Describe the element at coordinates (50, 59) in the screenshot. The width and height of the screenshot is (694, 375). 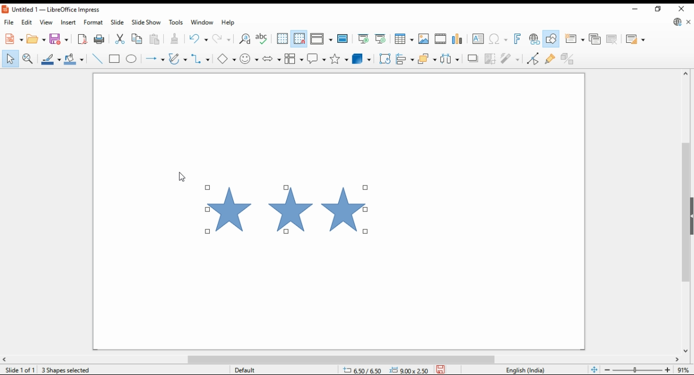
I see `line color` at that location.